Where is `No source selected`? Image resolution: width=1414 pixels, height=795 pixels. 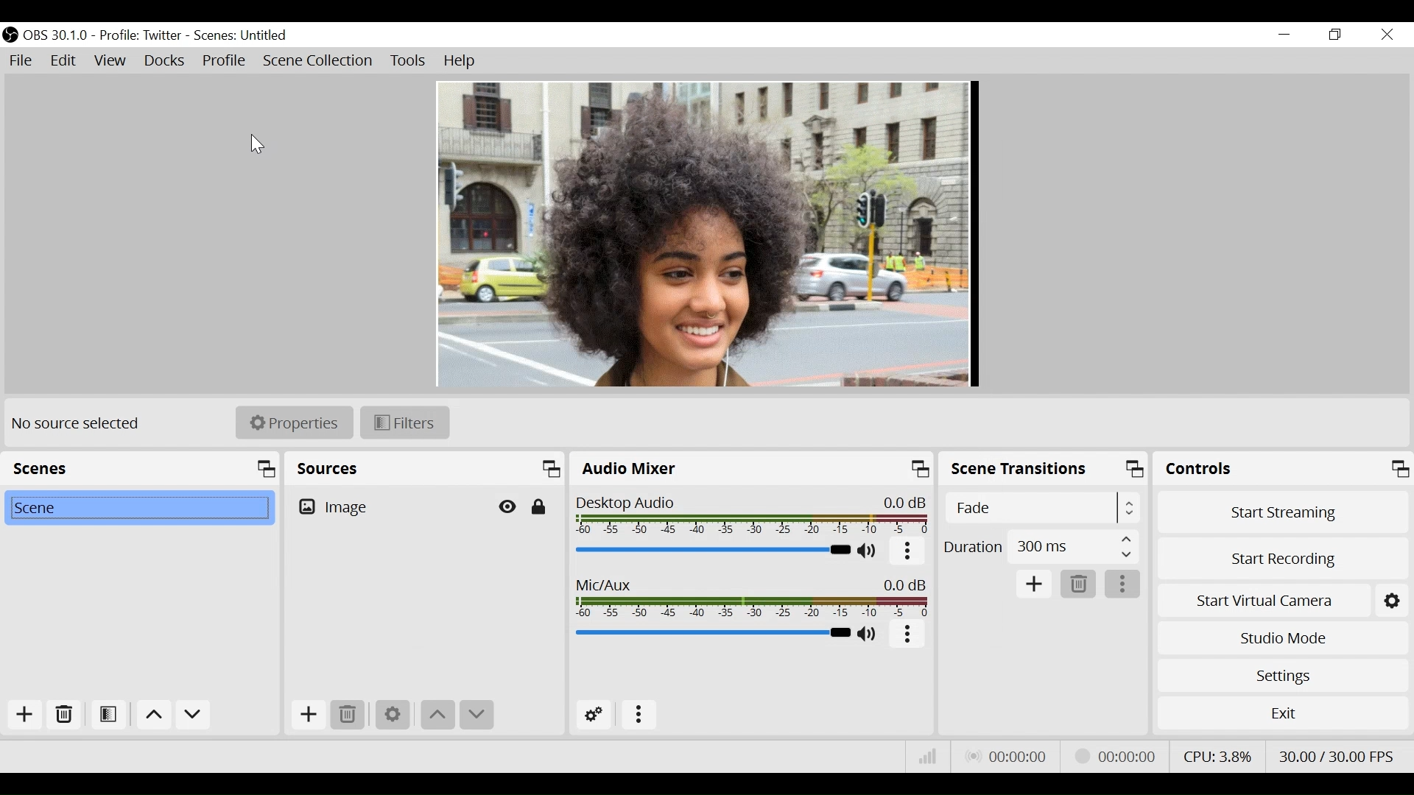 No source selected is located at coordinates (81, 424).